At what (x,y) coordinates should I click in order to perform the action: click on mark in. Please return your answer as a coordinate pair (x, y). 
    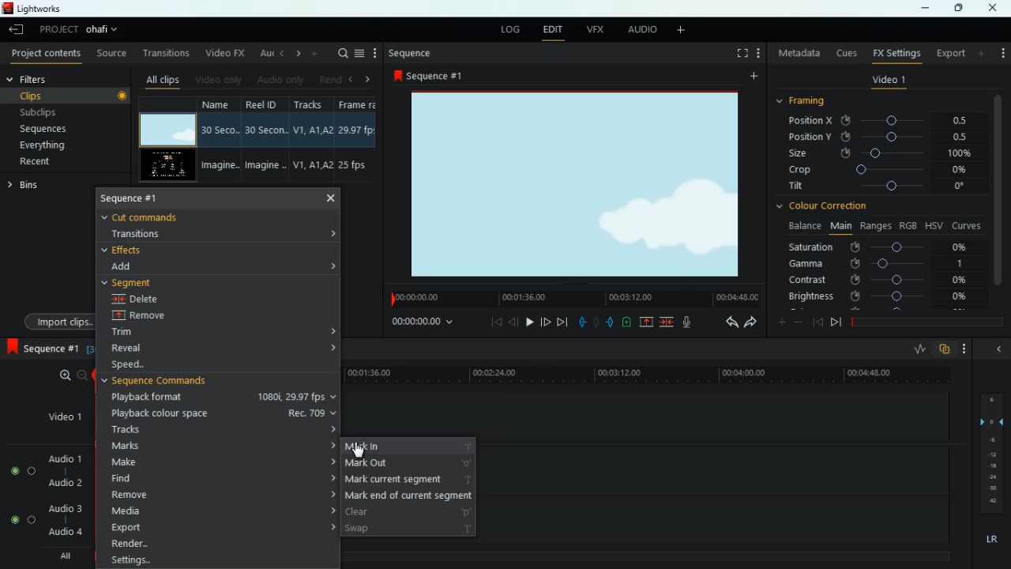
    Looking at the image, I should click on (409, 445).